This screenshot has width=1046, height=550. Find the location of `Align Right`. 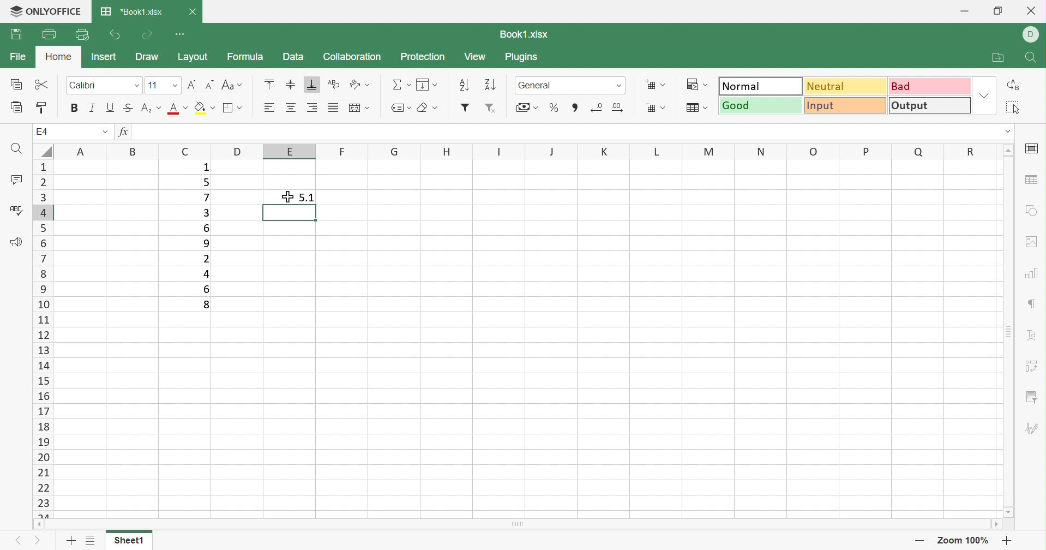

Align Right is located at coordinates (311, 107).